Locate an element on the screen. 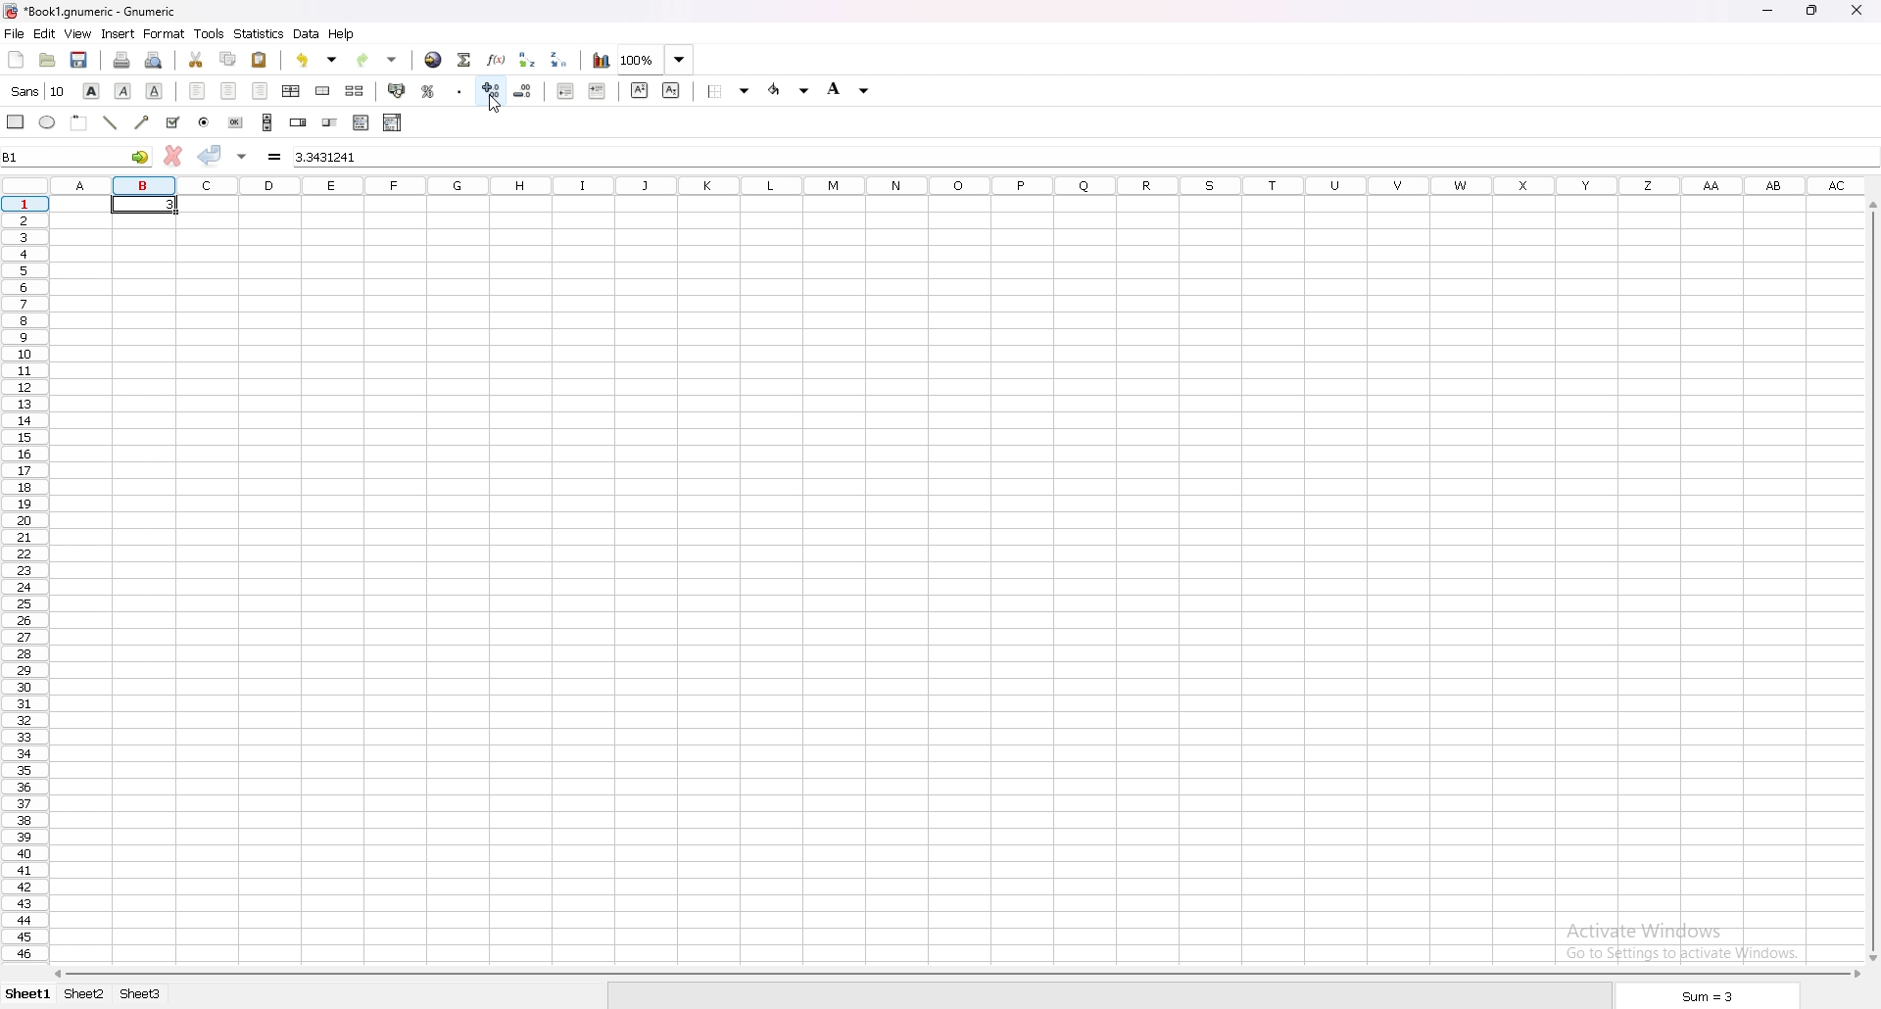  scroll bar is located at coordinates (961, 975).